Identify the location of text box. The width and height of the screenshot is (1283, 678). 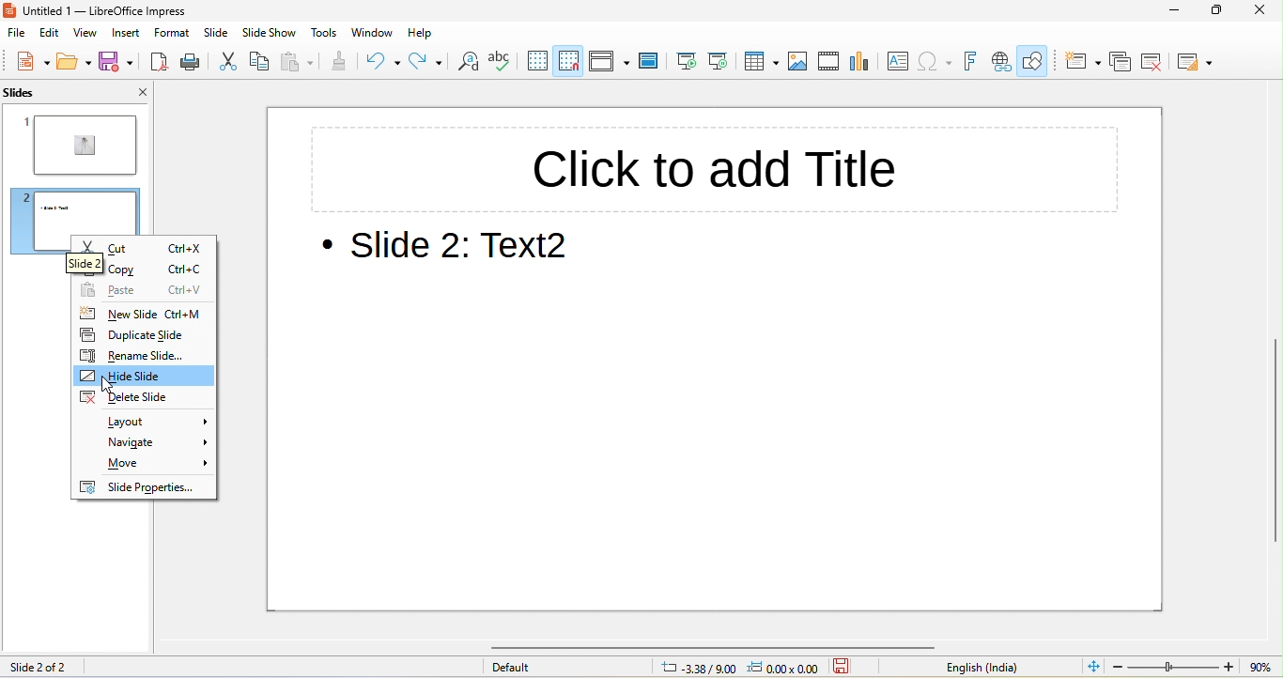
(899, 63).